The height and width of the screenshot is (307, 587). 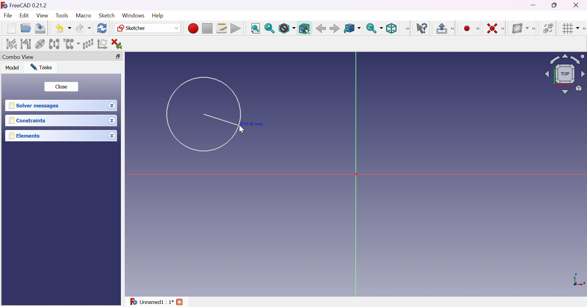 What do you see at coordinates (478, 29) in the screenshot?
I see `Sketcher geometries` at bounding box center [478, 29].